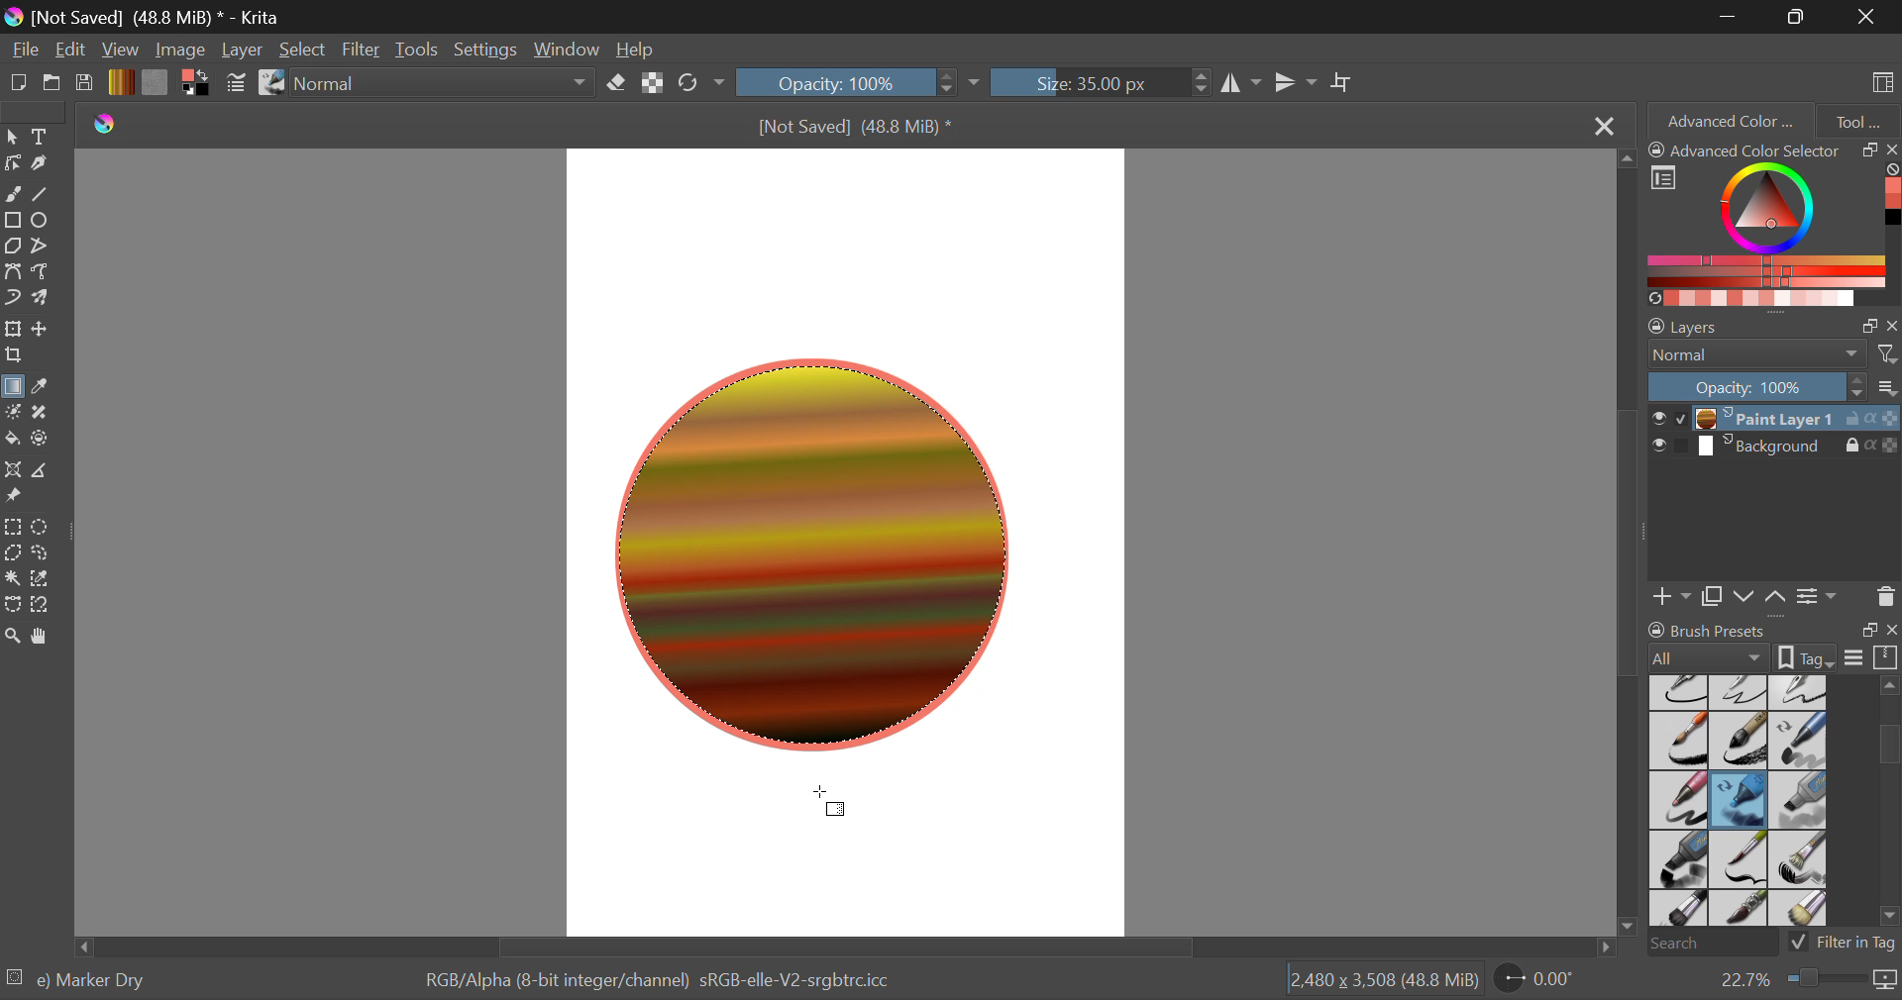 Image resolution: width=1902 pixels, height=1000 pixels. Describe the element at coordinates (1678, 860) in the screenshot. I see `Marker Plain` at that location.